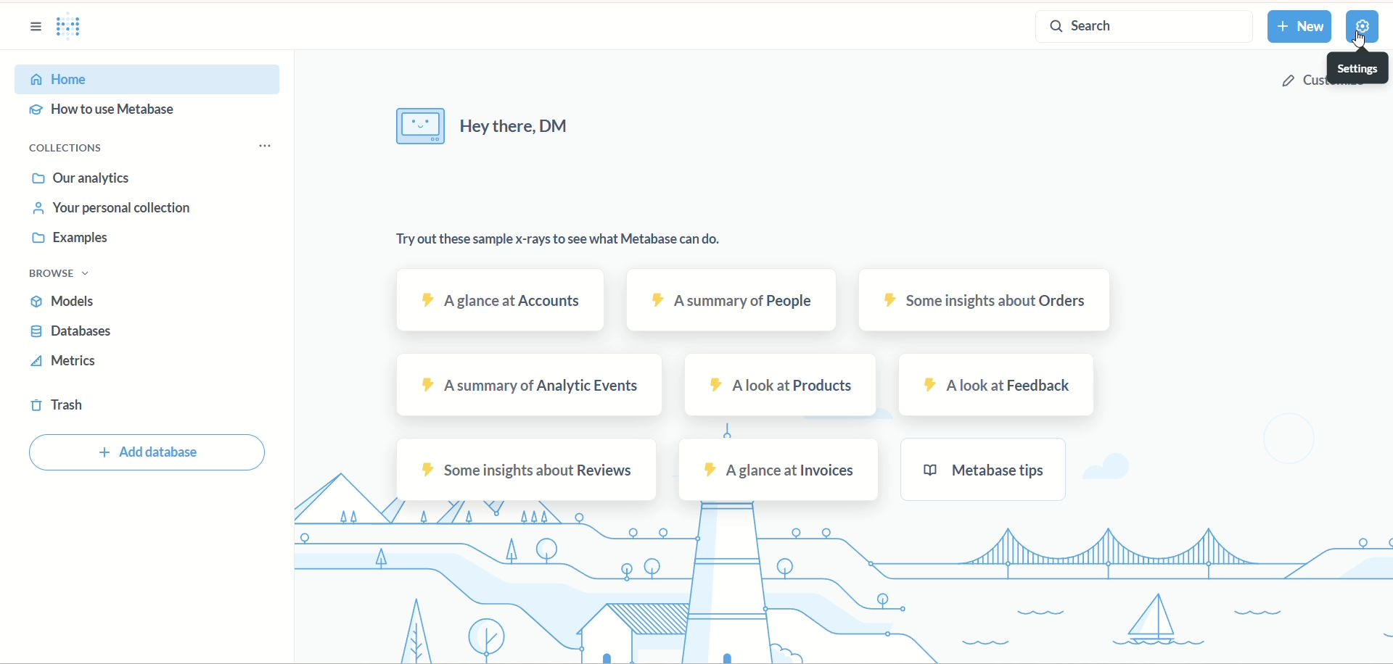  I want to click on Cursor, so click(1355, 43).